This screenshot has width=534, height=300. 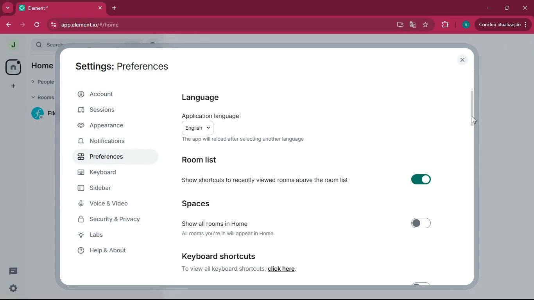 What do you see at coordinates (502, 25) in the screenshot?
I see `conduir atualizacao` at bounding box center [502, 25].